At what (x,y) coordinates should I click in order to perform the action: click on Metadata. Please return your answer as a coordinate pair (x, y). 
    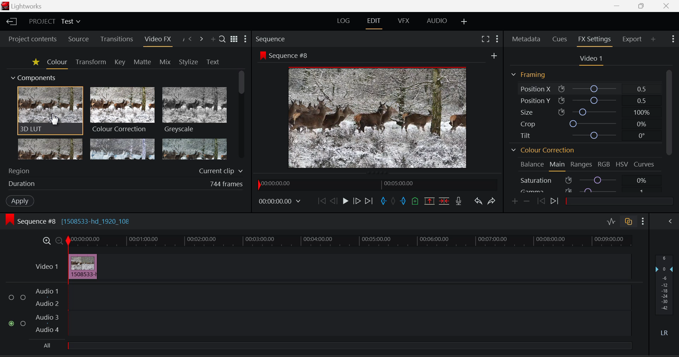
    Looking at the image, I should click on (526, 39).